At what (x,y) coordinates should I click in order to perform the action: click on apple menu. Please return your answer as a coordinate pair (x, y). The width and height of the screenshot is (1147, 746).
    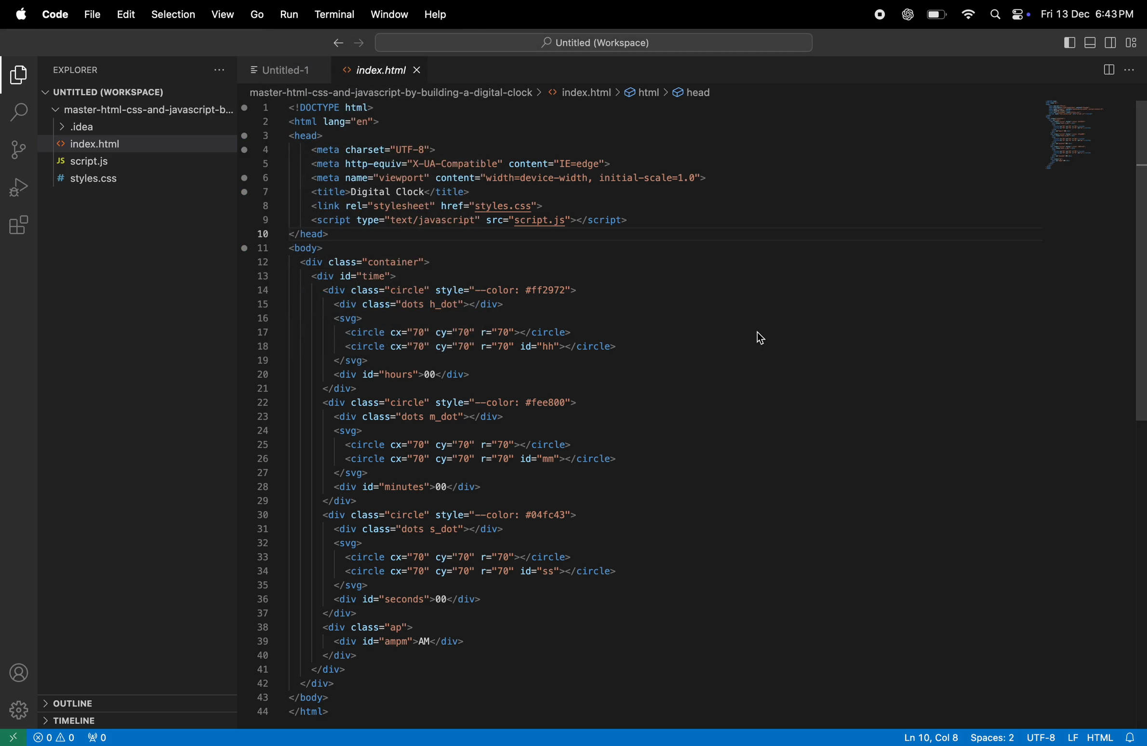
    Looking at the image, I should click on (22, 14).